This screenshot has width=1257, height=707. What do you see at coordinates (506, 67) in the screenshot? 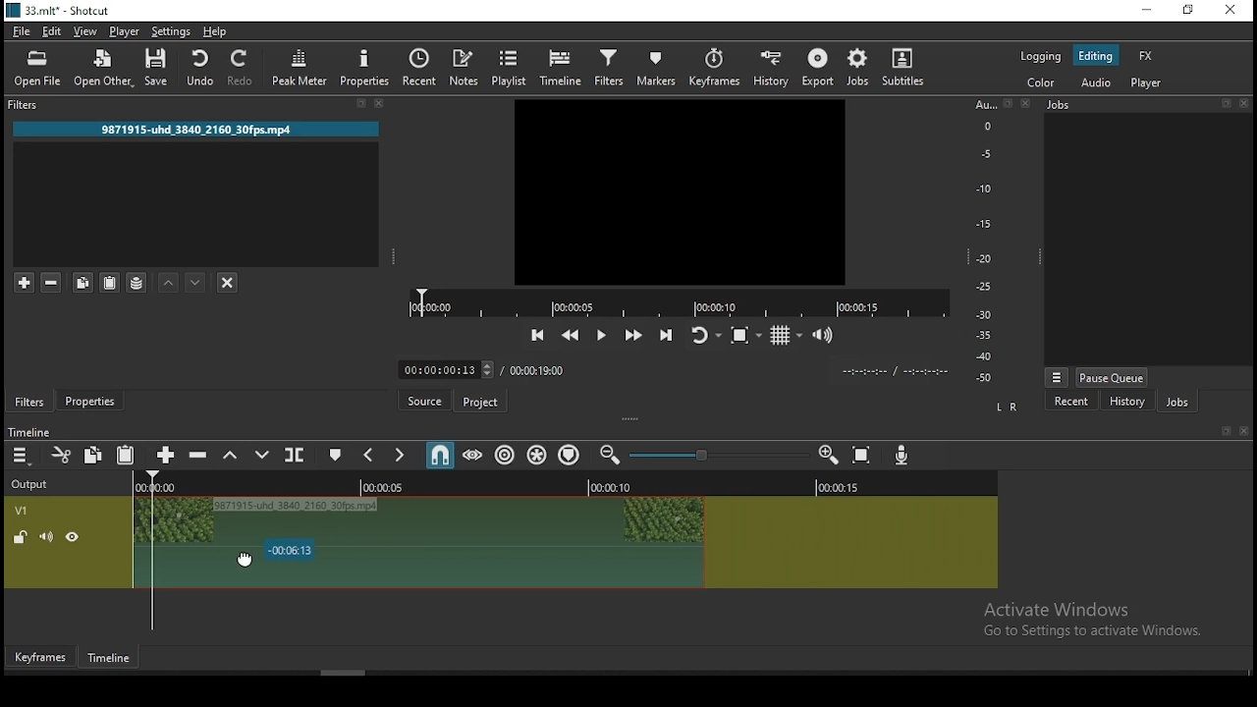
I see `playlist` at bounding box center [506, 67].